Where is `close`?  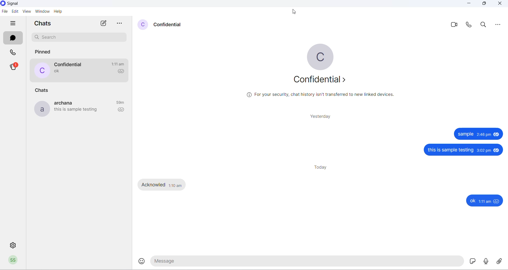 close is located at coordinates (499, 4).